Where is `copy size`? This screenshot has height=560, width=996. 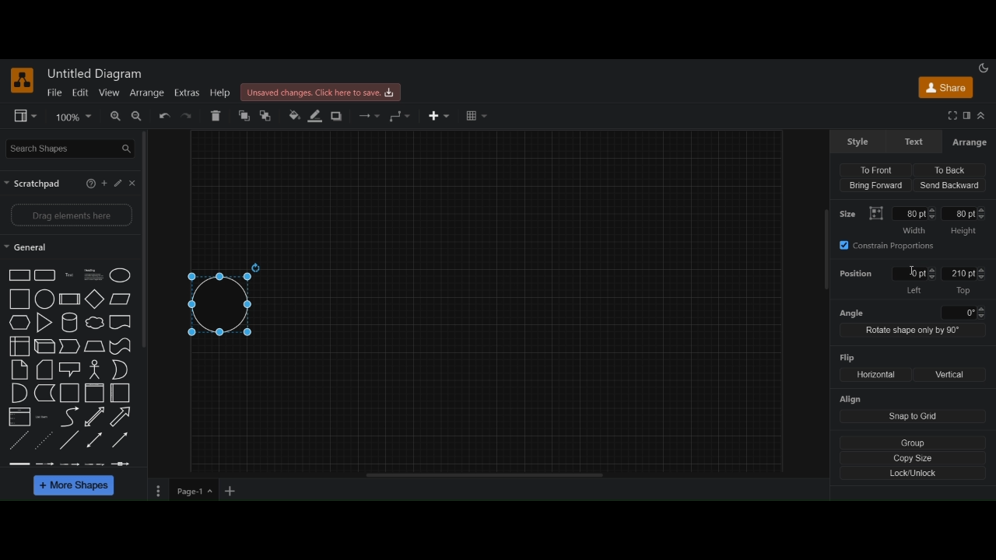 copy size is located at coordinates (914, 457).